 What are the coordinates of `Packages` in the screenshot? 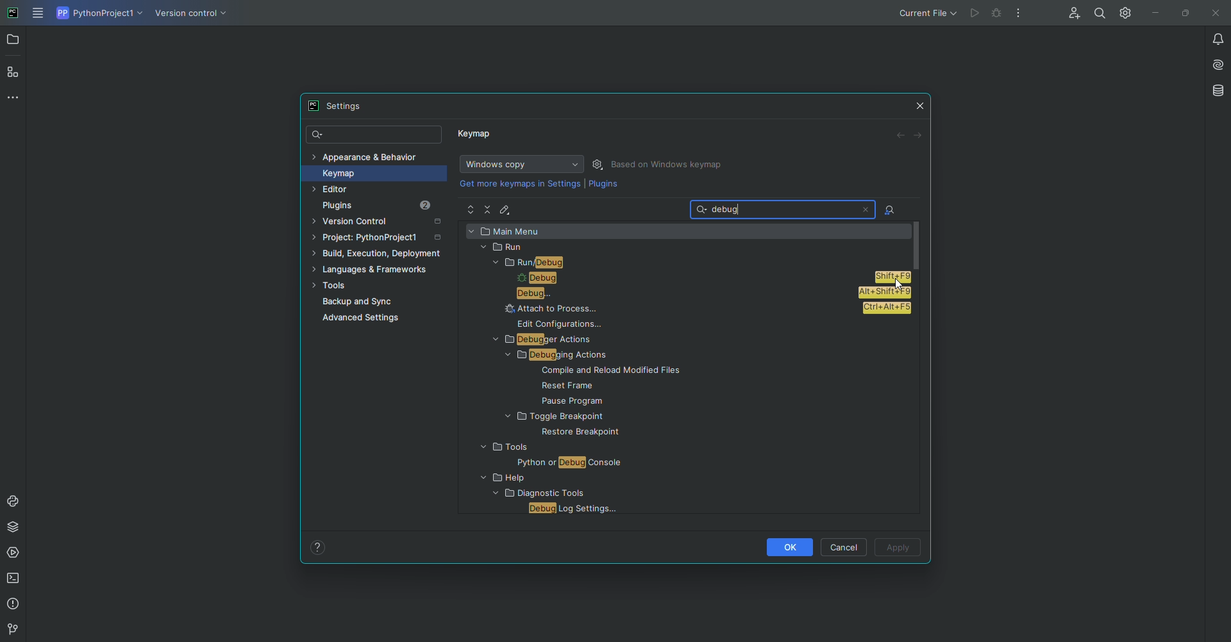 It's located at (16, 527).